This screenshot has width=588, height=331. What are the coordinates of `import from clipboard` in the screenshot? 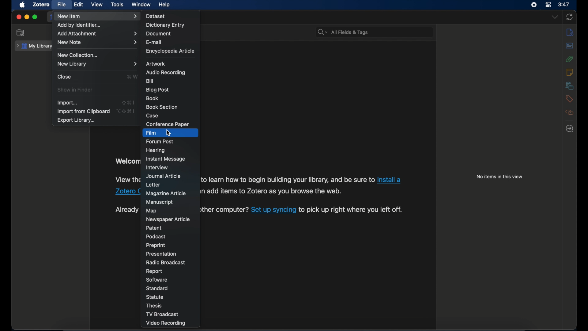 It's located at (83, 112).